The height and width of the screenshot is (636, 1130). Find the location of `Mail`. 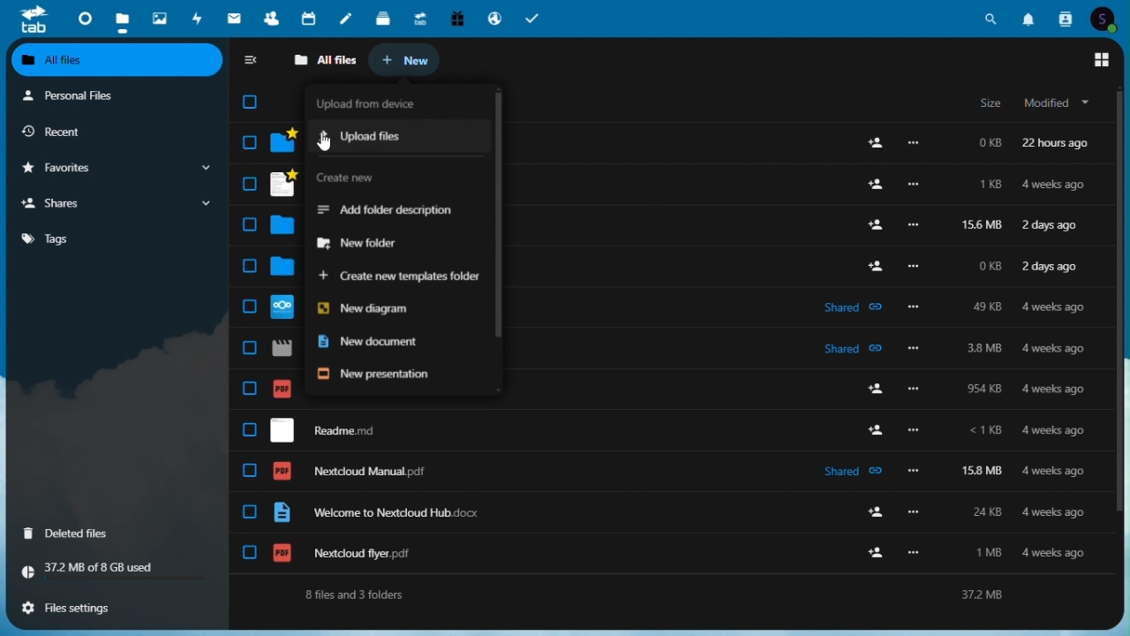

Mail is located at coordinates (233, 18).